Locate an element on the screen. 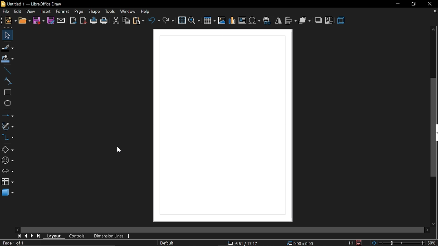 This screenshot has width=438, height=246. grid is located at coordinates (181, 20).